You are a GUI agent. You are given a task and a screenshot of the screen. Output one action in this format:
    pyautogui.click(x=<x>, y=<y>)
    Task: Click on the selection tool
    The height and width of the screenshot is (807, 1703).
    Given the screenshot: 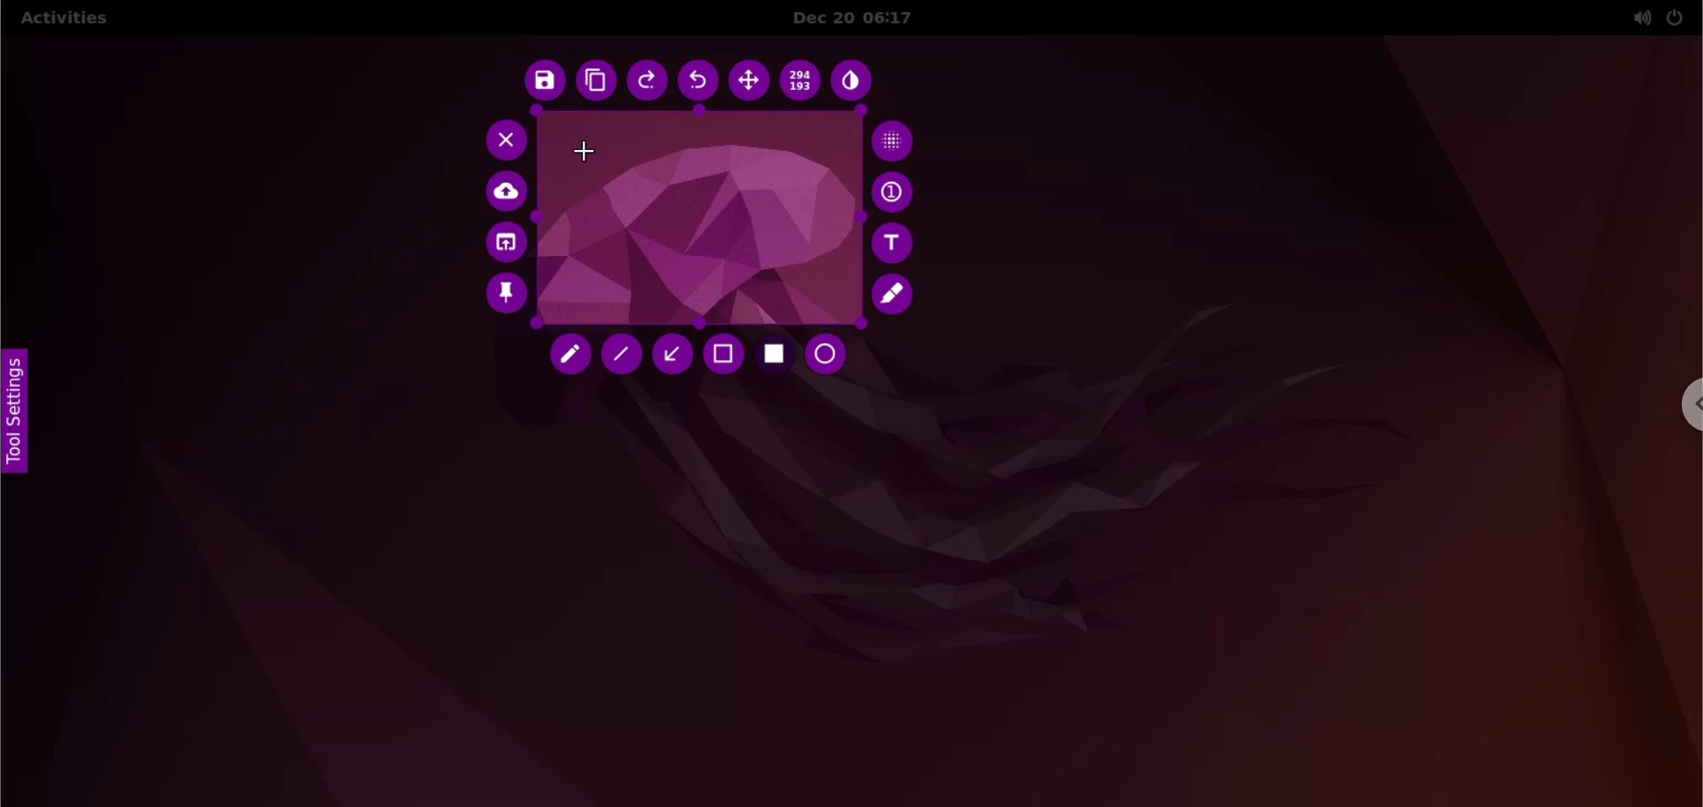 What is the action you would take?
    pyautogui.click(x=725, y=356)
    